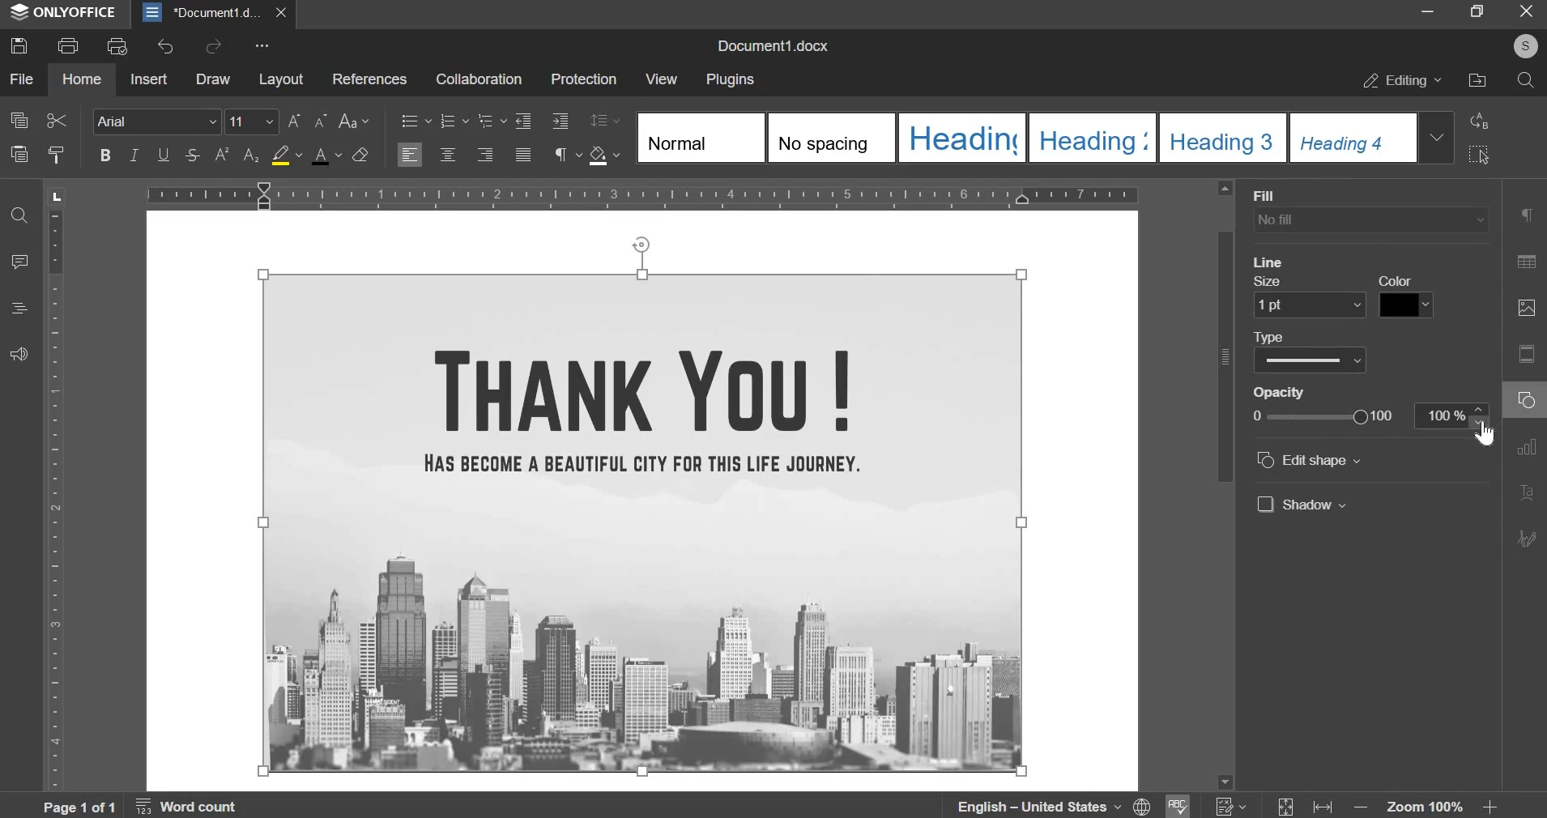 The height and width of the screenshot is (818, 1547). I want to click on file location, so click(1477, 80).